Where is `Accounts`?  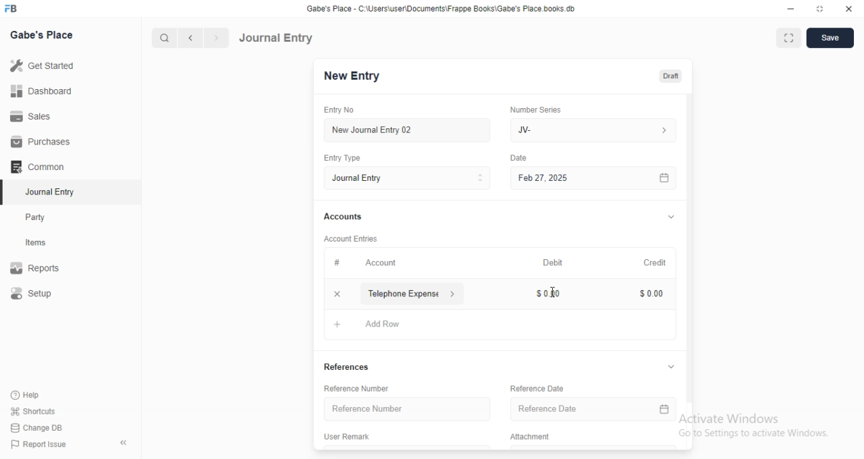
Accounts is located at coordinates (342, 217).